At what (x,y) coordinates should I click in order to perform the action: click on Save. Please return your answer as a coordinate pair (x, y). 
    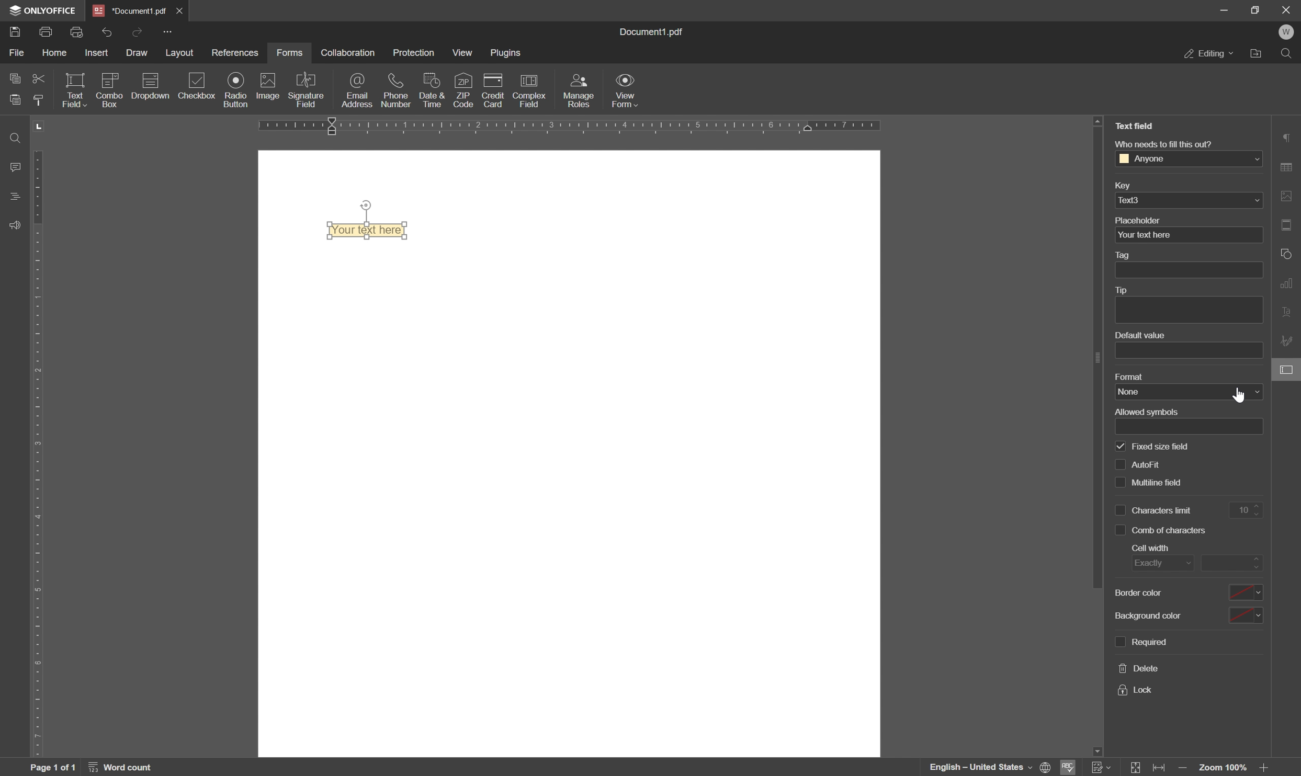
    Looking at the image, I should click on (16, 33).